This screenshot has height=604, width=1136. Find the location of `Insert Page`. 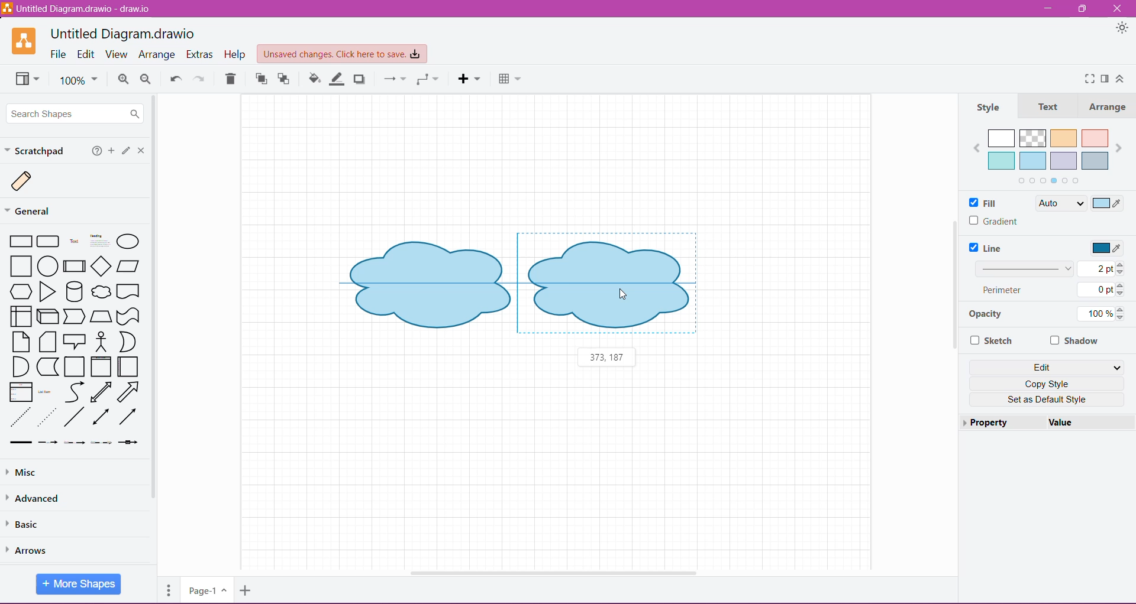

Insert Page is located at coordinates (247, 590).